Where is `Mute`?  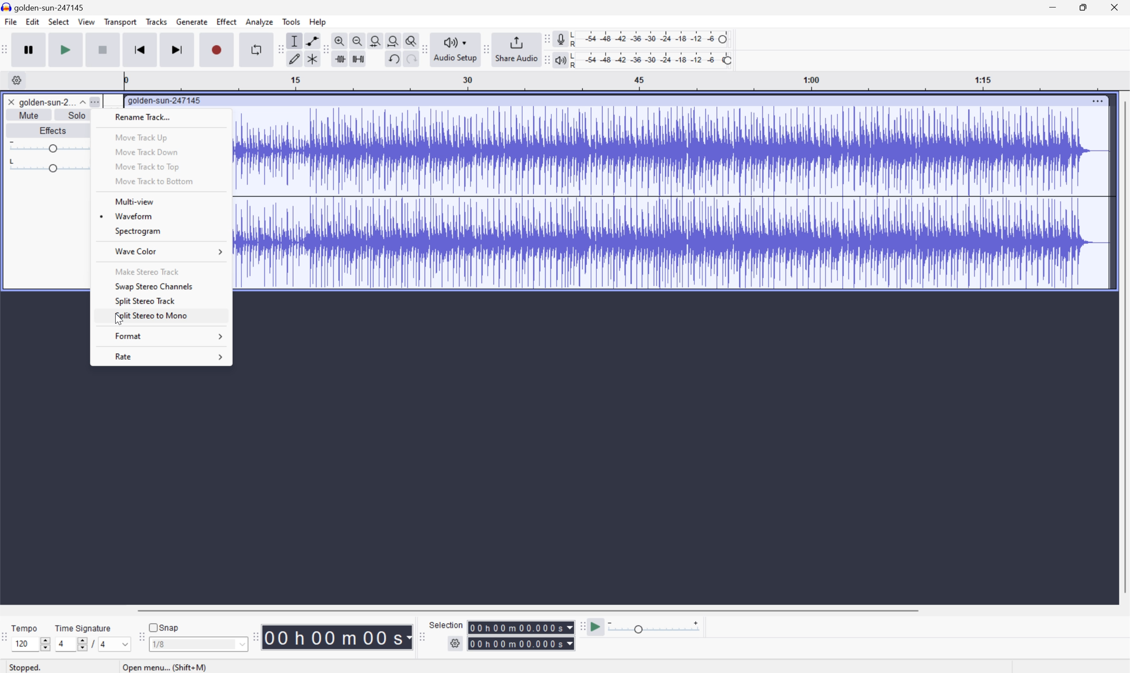 Mute is located at coordinates (28, 115).